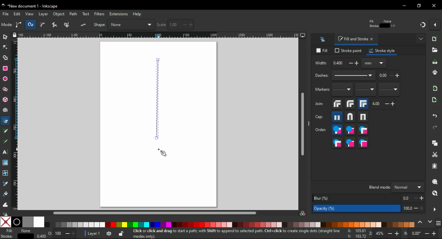 The height and width of the screenshot is (239, 442). What do you see at coordinates (348, 50) in the screenshot?
I see `stroke paint` at bounding box center [348, 50].